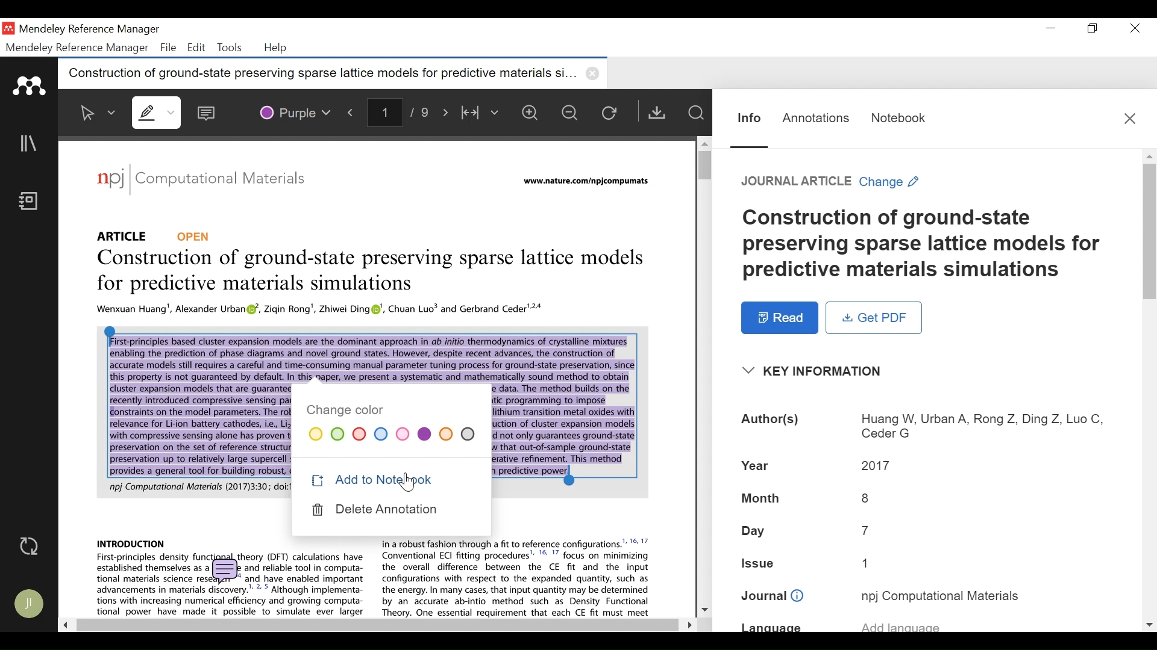  Describe the element at coordinates (351, 409) in the screenshot. I see `change color` at that location.